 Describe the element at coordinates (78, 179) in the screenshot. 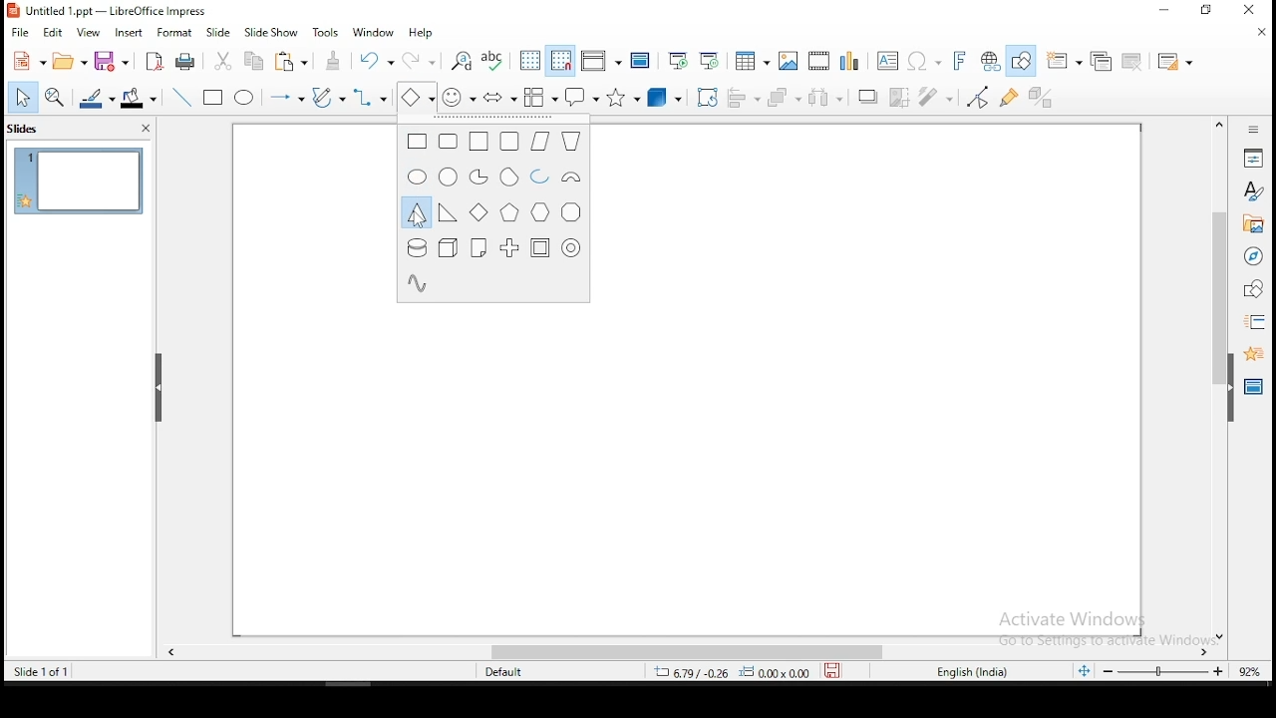

I see `slide` at that location.